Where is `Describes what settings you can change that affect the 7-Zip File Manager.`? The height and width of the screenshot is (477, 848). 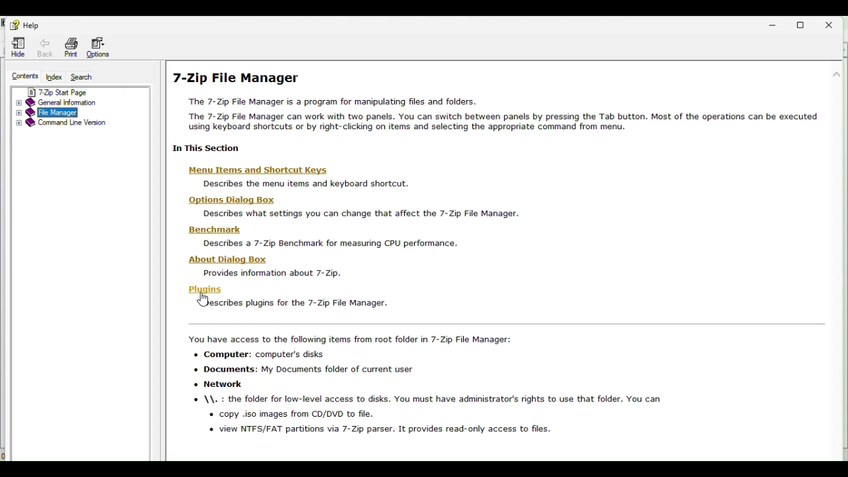
Describes what settings you can change that affect the 7-Zip File Manager. is located at coordinates (356, 214).